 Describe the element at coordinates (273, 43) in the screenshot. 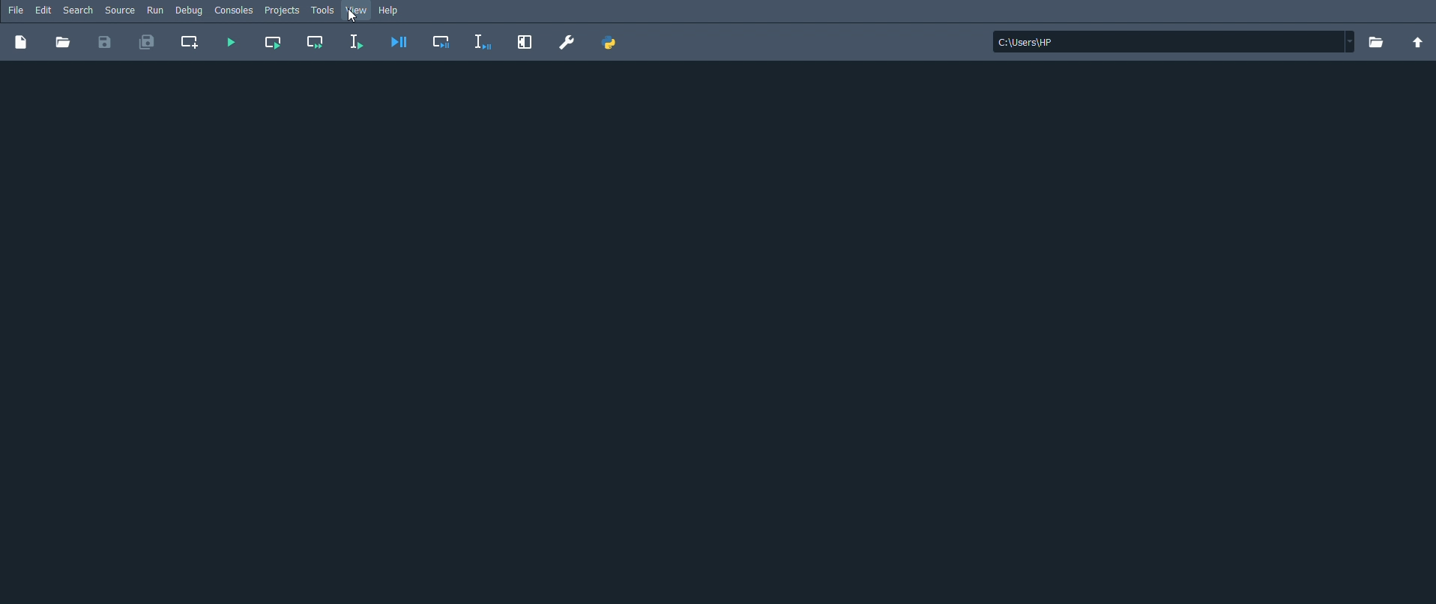

I see `Run current cell` at that location.